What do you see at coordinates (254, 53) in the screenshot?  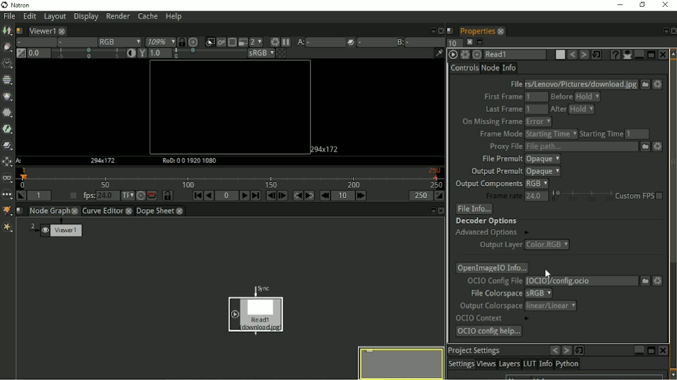 I see `sRGB` at bounding box center [254, 53].